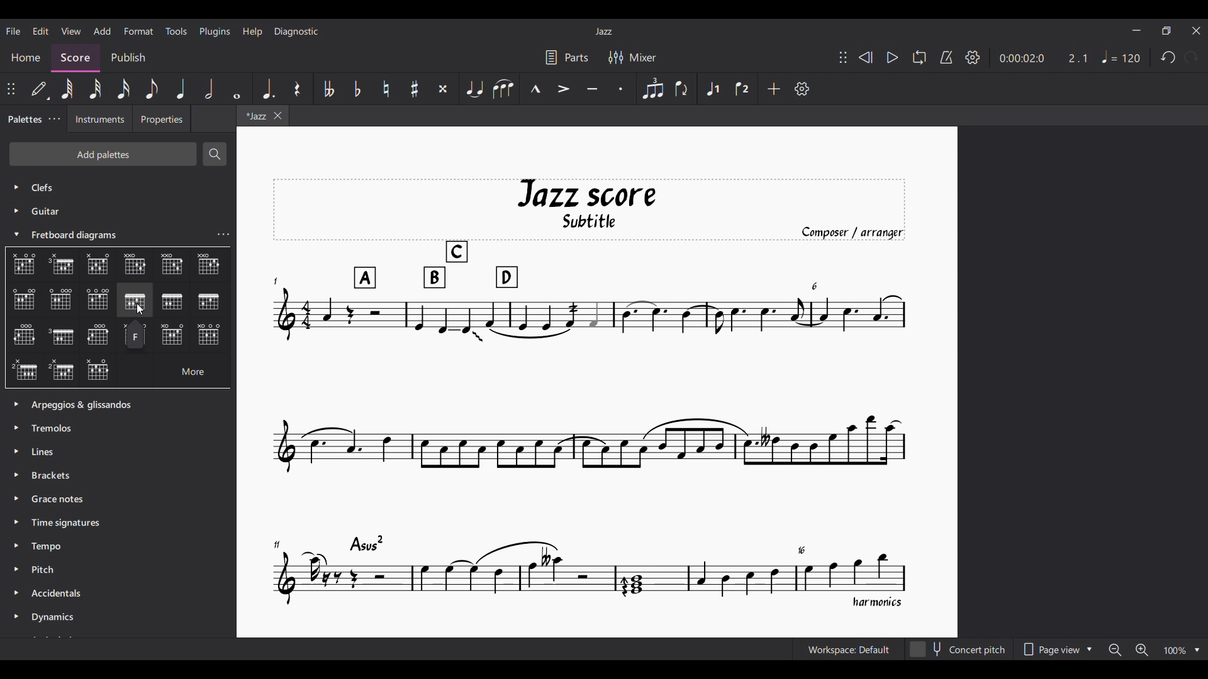  Describe the element at coordinates (215, 154) in the screenshot. I see `Search` at that location.